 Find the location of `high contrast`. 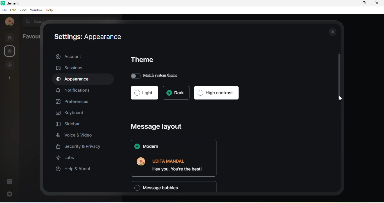

high contrast is located at coordinates (217, 93).